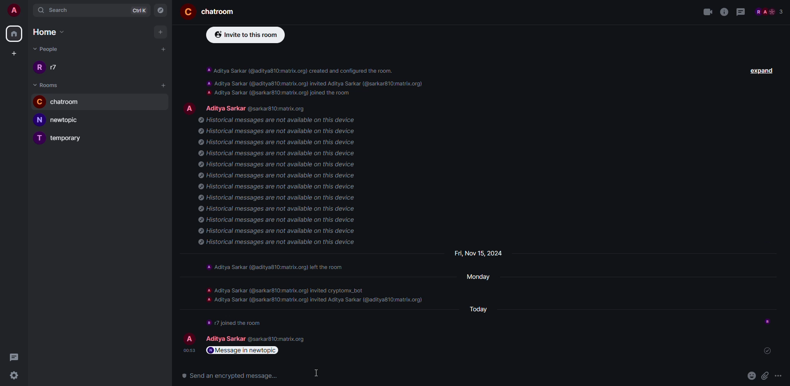 The image size is (790, 386). I want to click on settings, so click(15, 375).